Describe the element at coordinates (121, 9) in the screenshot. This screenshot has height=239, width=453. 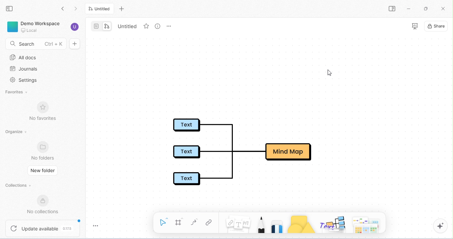
I see `new tab` at that location.